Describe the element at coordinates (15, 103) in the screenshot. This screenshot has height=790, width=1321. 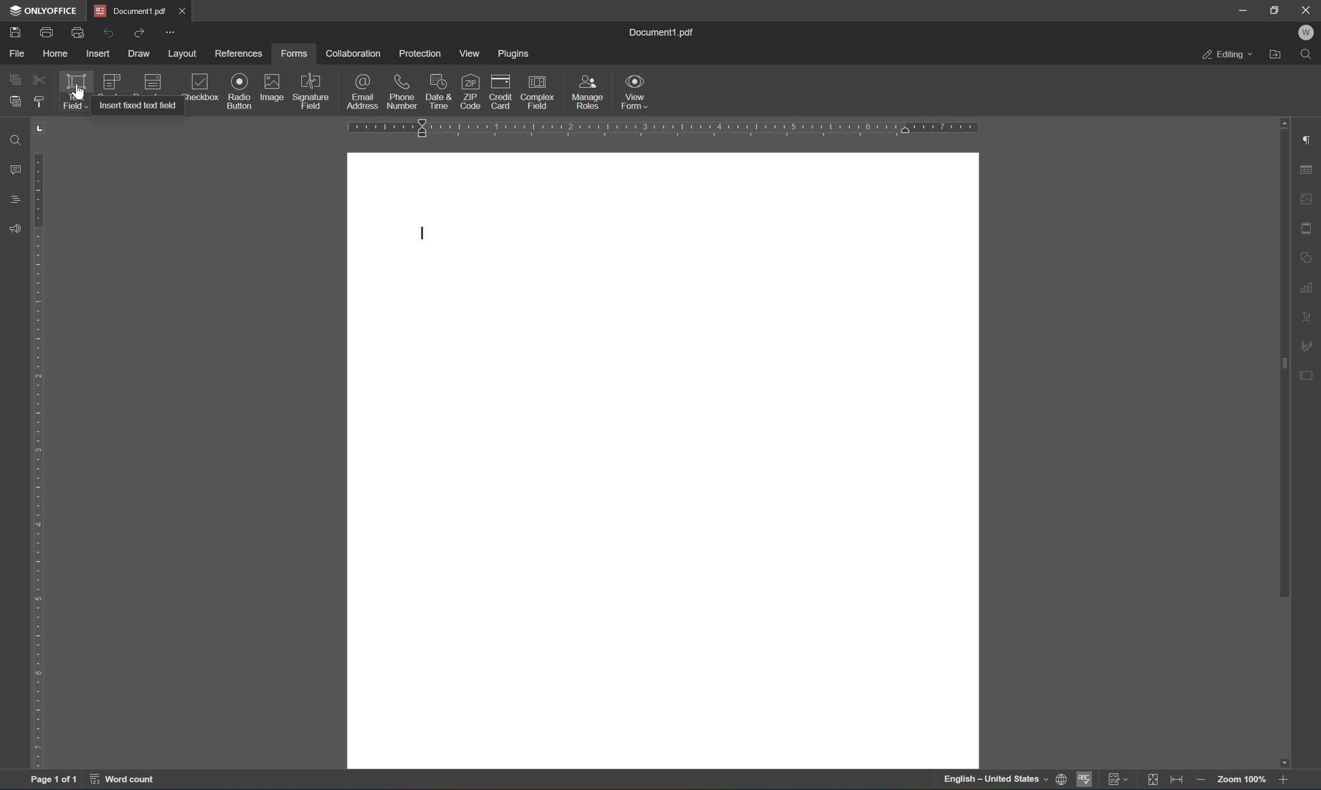
I see `paste` at that location.